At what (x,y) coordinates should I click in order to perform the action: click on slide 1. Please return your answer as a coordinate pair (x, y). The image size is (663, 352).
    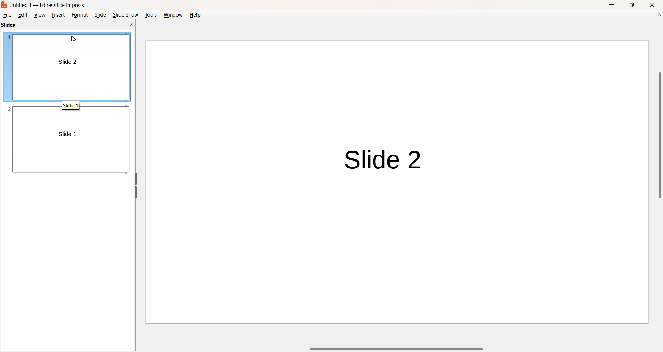
    Looking at the image, I should click on (70, 106).